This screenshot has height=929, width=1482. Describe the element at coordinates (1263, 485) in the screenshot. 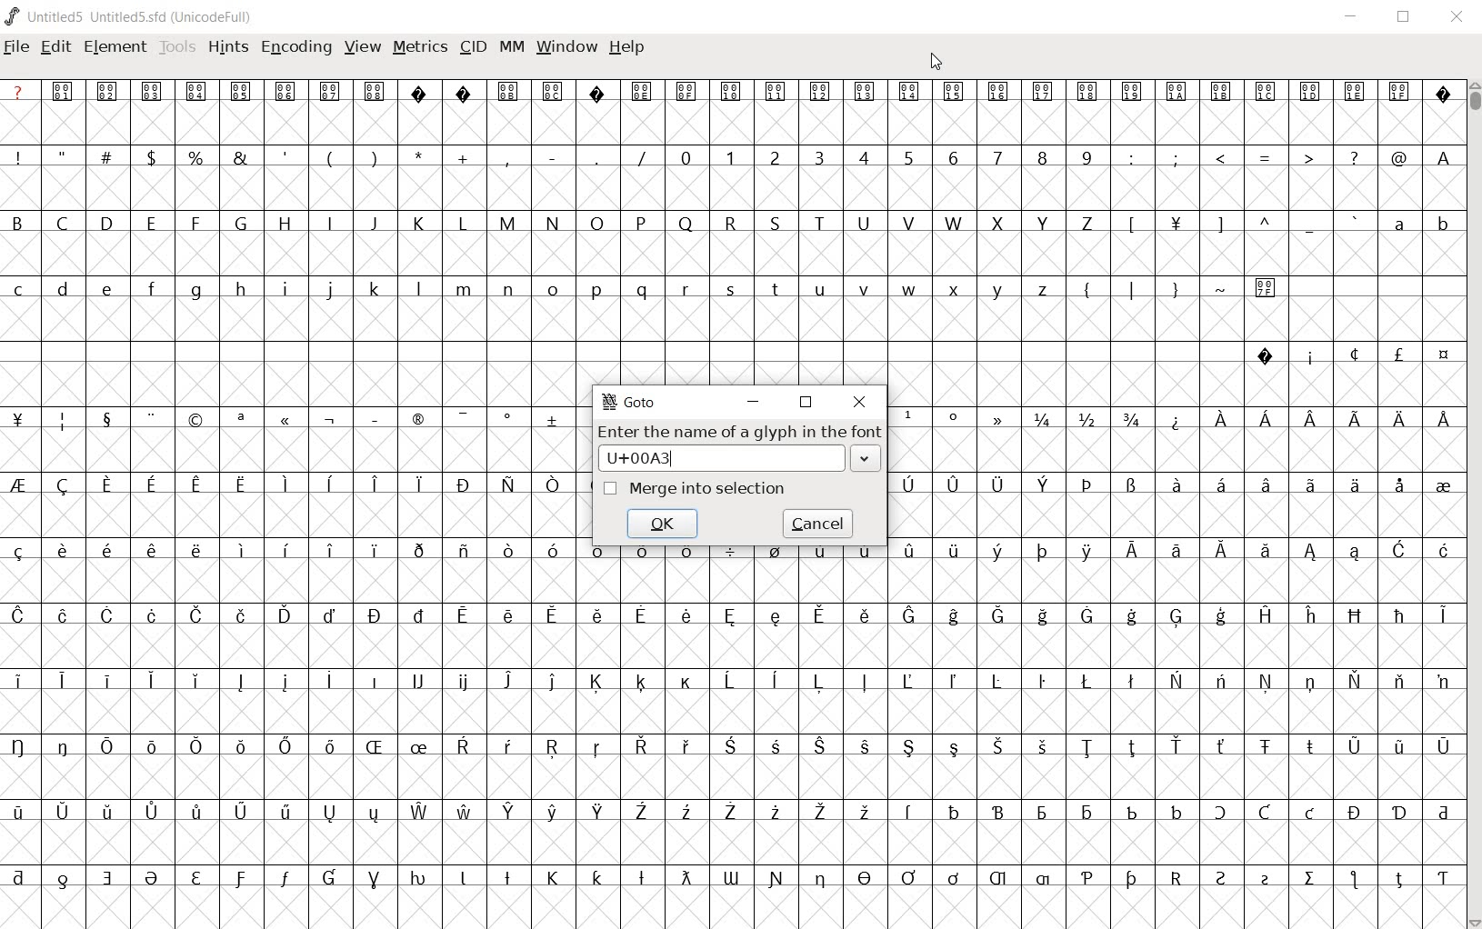

I see `Symbol` at that location.